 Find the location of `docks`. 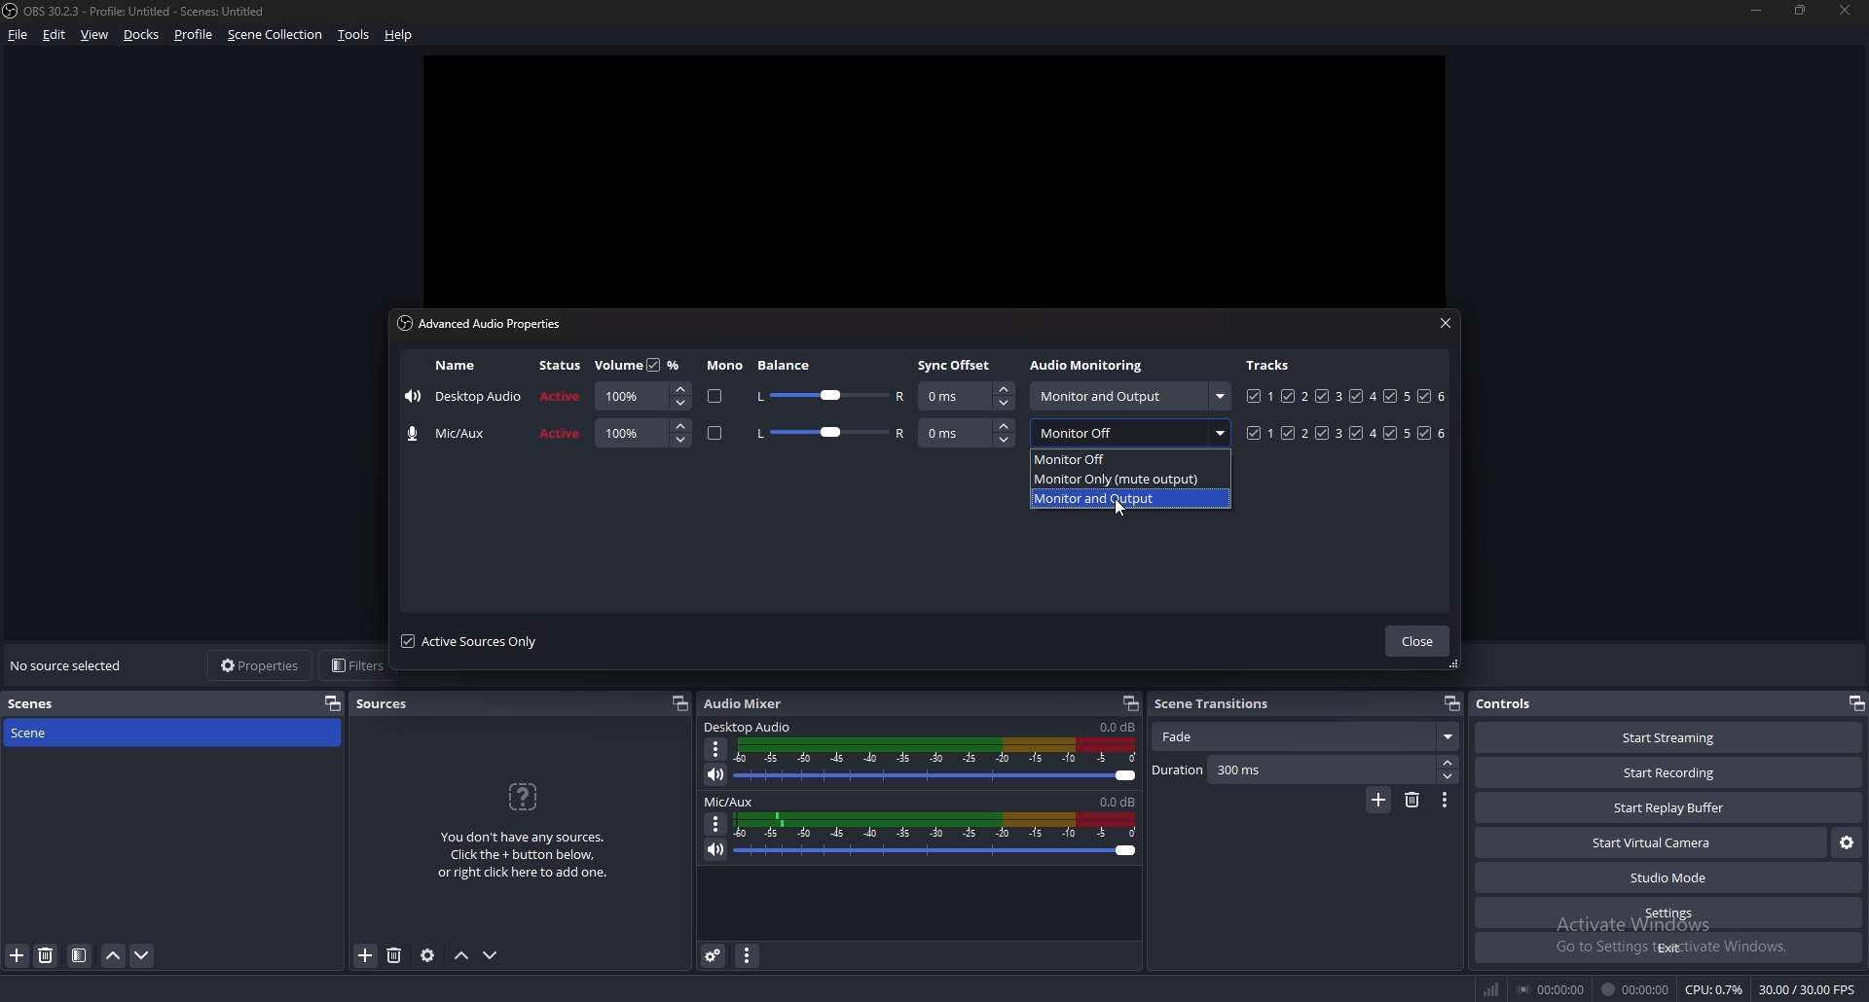

docks is located at coordinates (142, 34).